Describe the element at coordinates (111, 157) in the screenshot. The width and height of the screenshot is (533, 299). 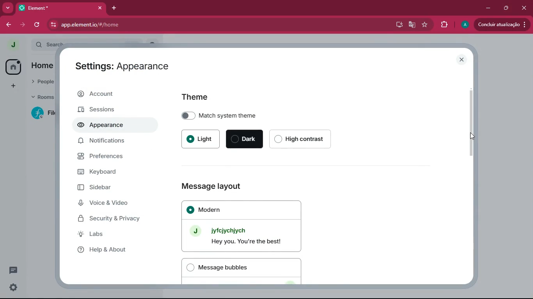
I see `preferences` at that location.